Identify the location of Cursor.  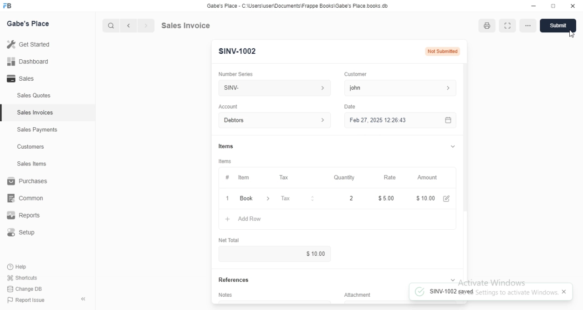
(573, 33).